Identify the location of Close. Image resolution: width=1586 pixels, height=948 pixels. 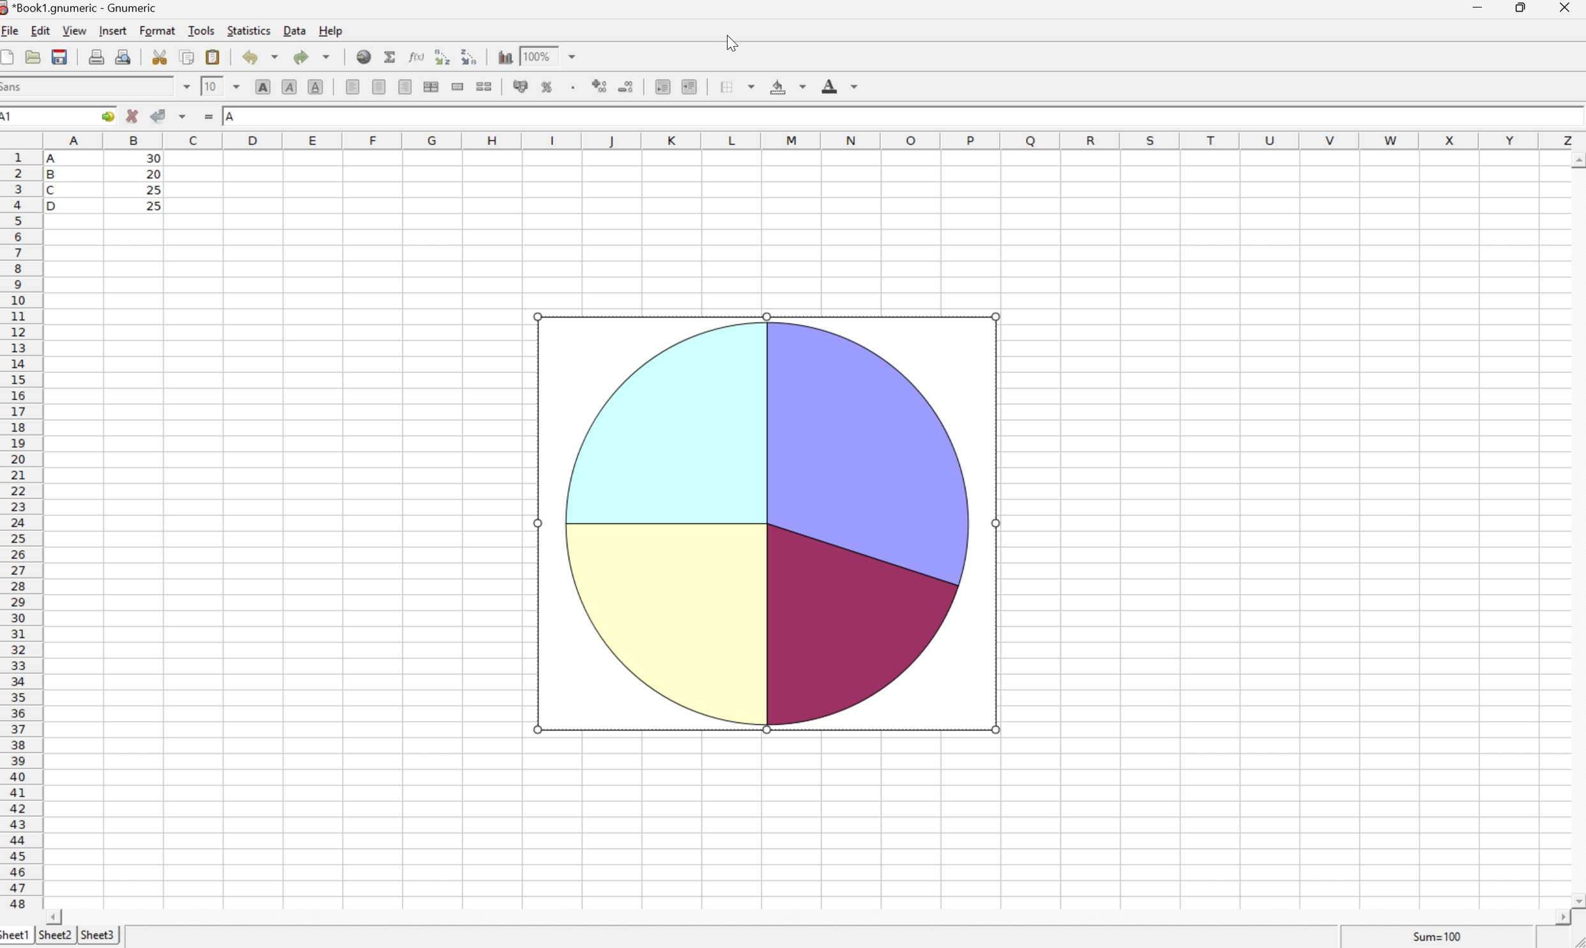
(1566, 8).